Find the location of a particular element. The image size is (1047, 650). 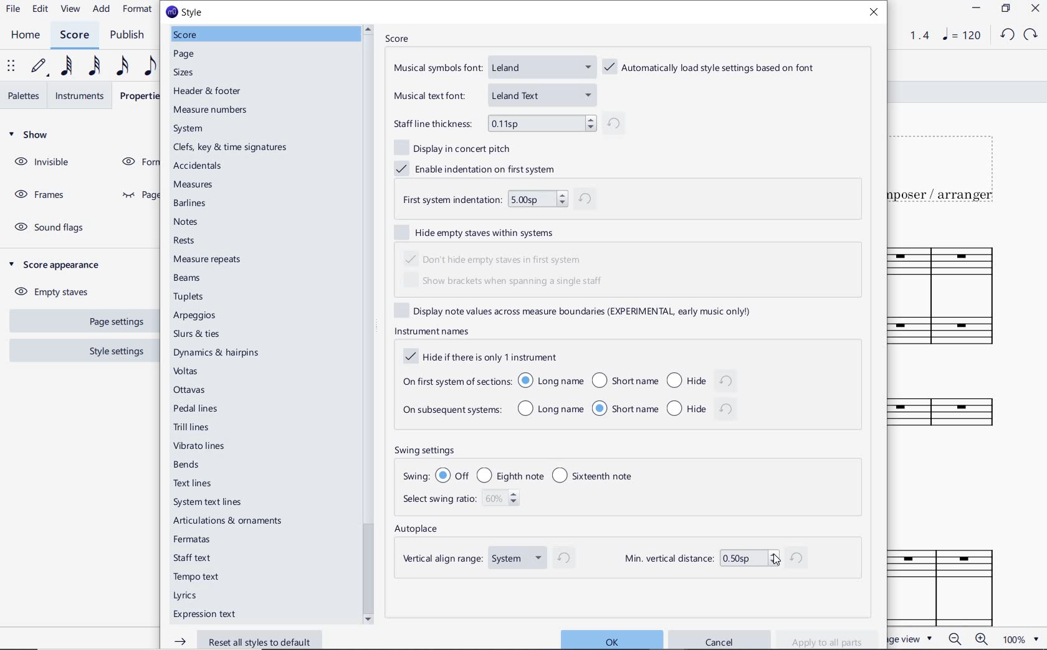

text lines is located at coordinates (194, 484).